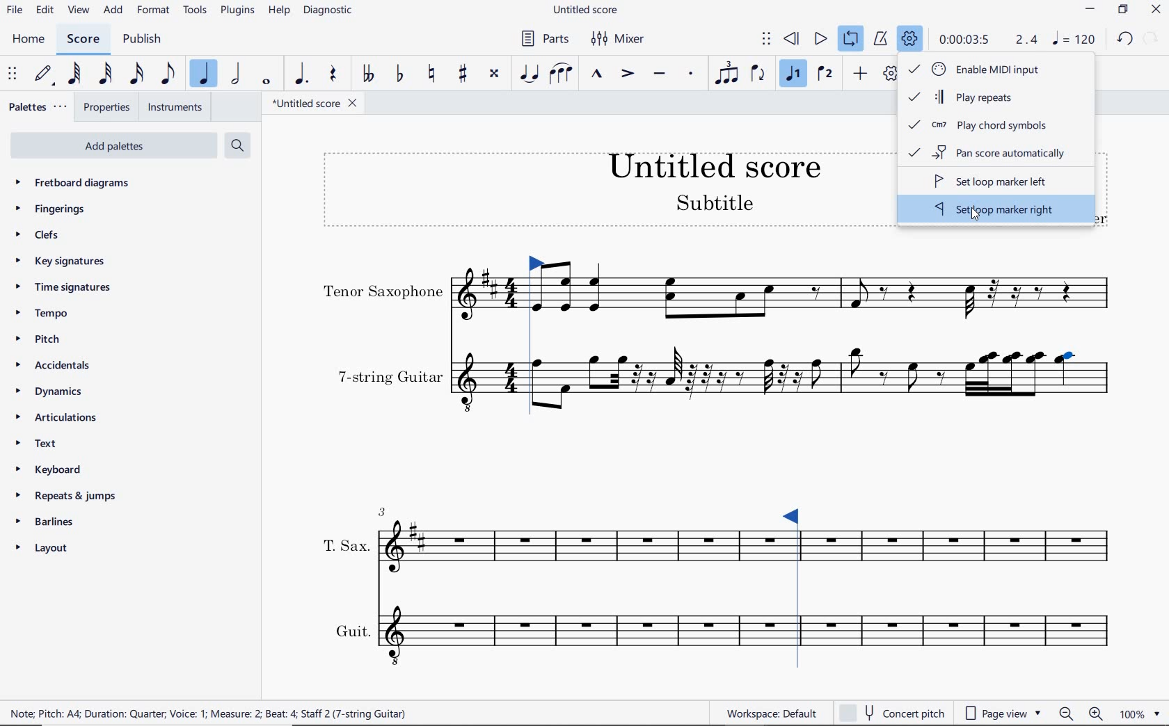 The image size is (1169, 726). I want to click on cursor, so click(973, 218).